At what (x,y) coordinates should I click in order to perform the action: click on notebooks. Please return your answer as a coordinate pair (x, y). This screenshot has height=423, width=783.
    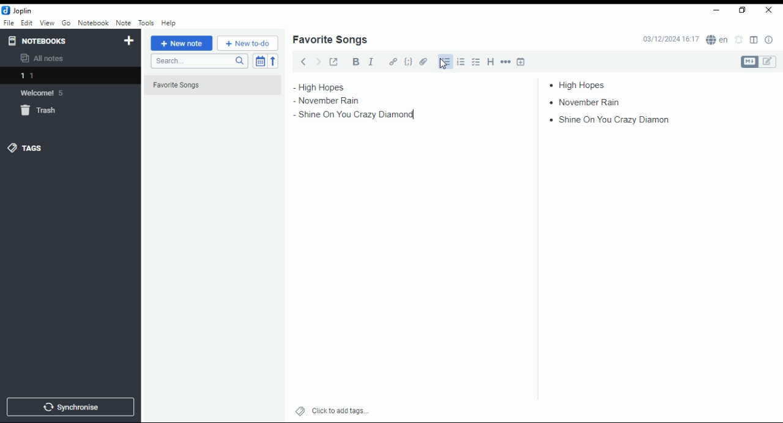
    Looking at the image, I should click on (59, 40).